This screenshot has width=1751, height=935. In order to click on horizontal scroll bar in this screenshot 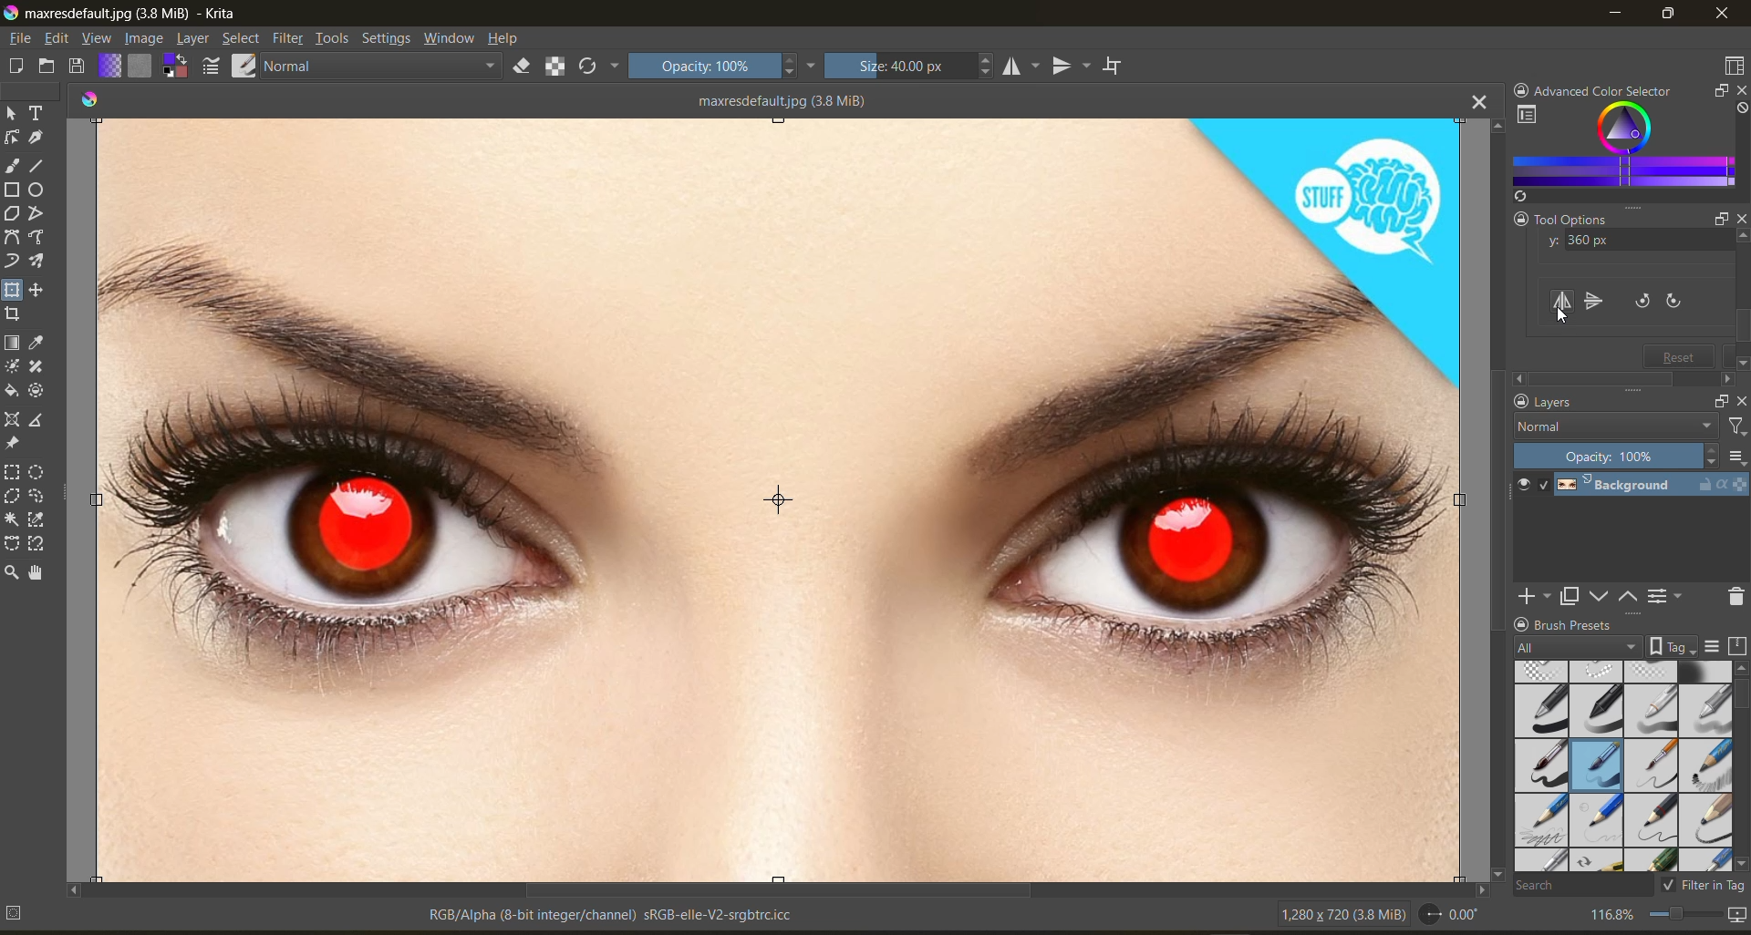, I will do `click(776, 887)`.